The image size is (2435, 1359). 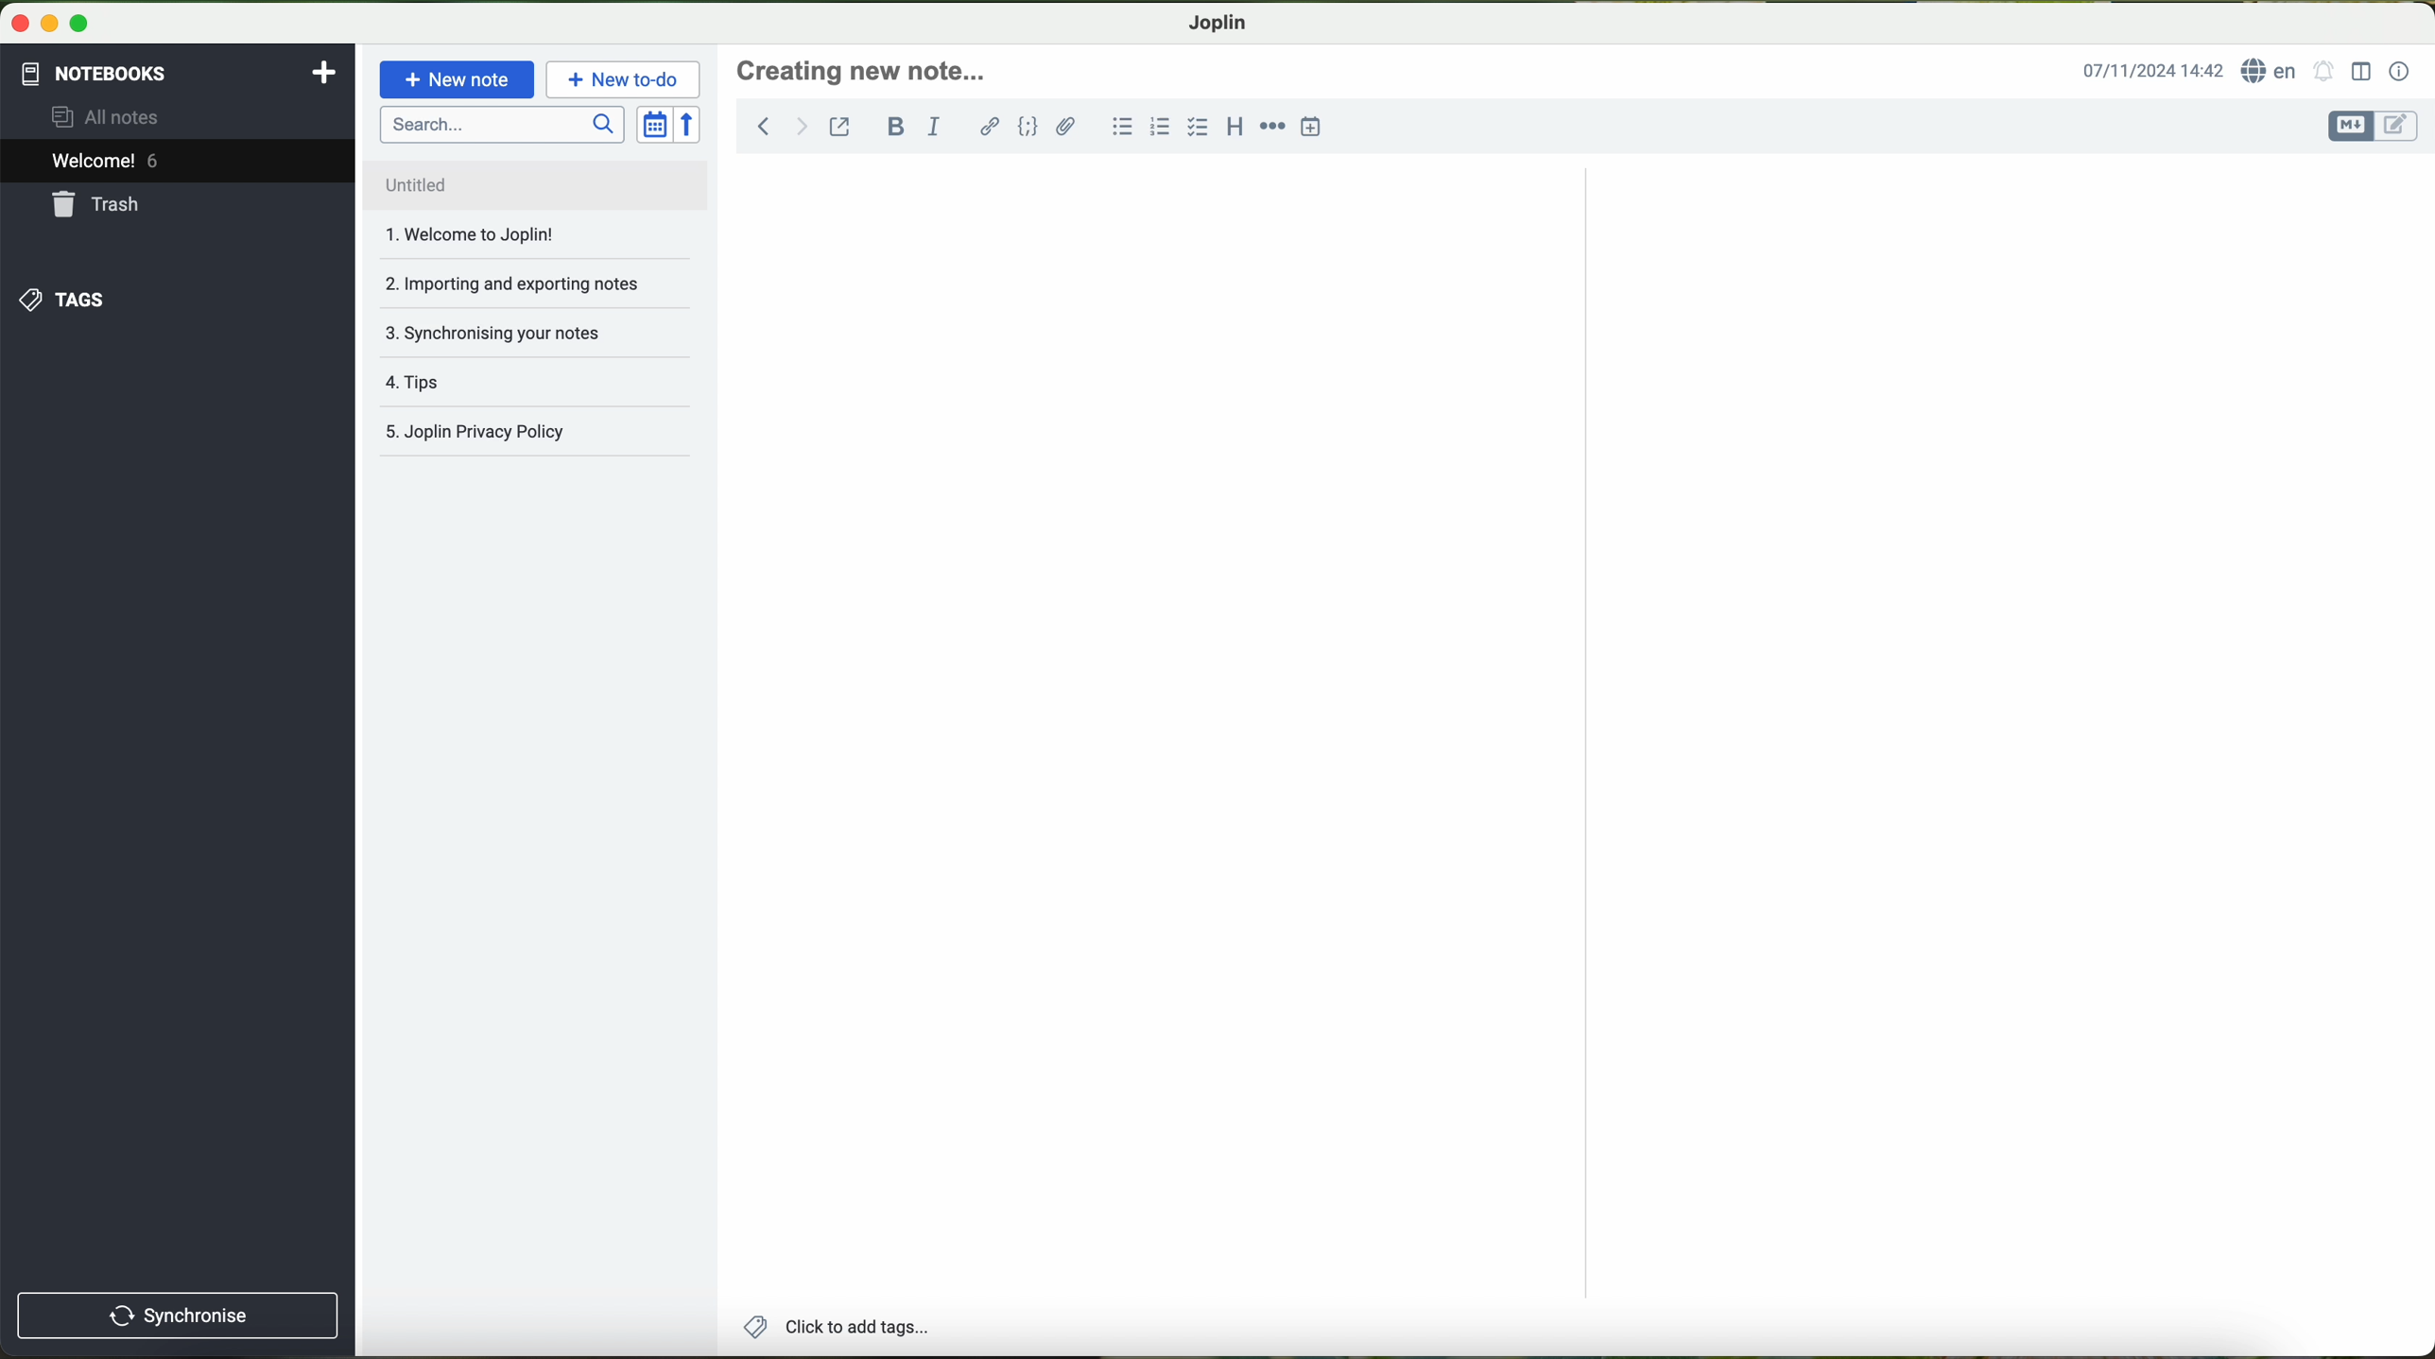 I want to click on toggle sort order field, so click(x=651, y=126).